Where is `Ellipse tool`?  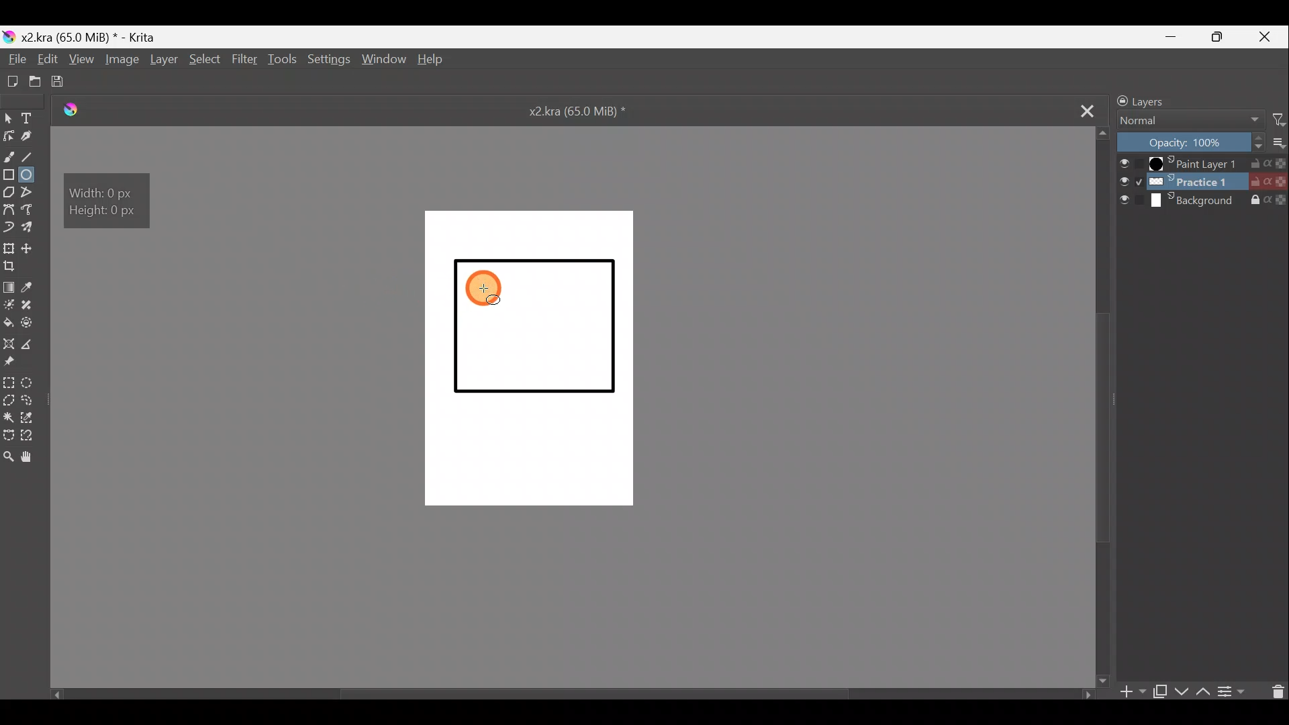
Ellipse tool is located at coordinates (32, 176).